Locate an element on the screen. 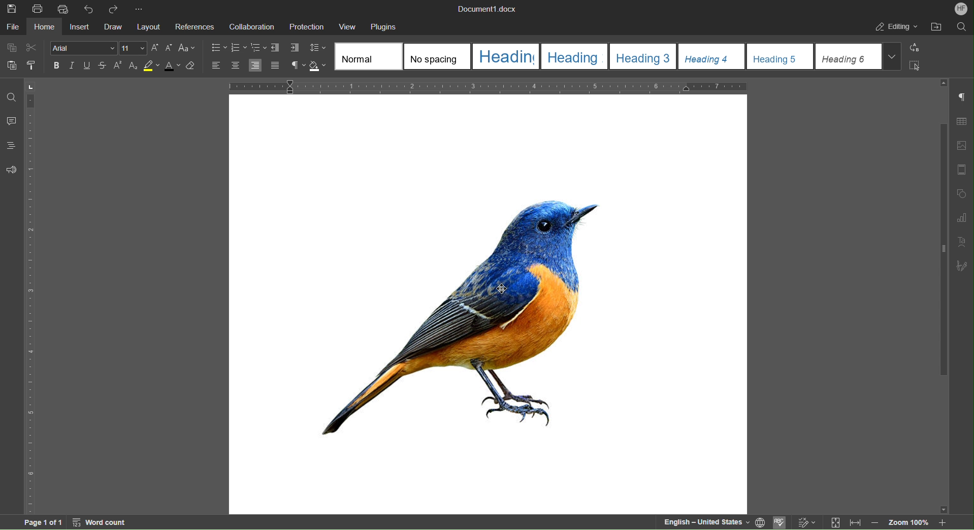 This screenshot has width=974, height=530. After File Location is located at coordinates (935, 26).